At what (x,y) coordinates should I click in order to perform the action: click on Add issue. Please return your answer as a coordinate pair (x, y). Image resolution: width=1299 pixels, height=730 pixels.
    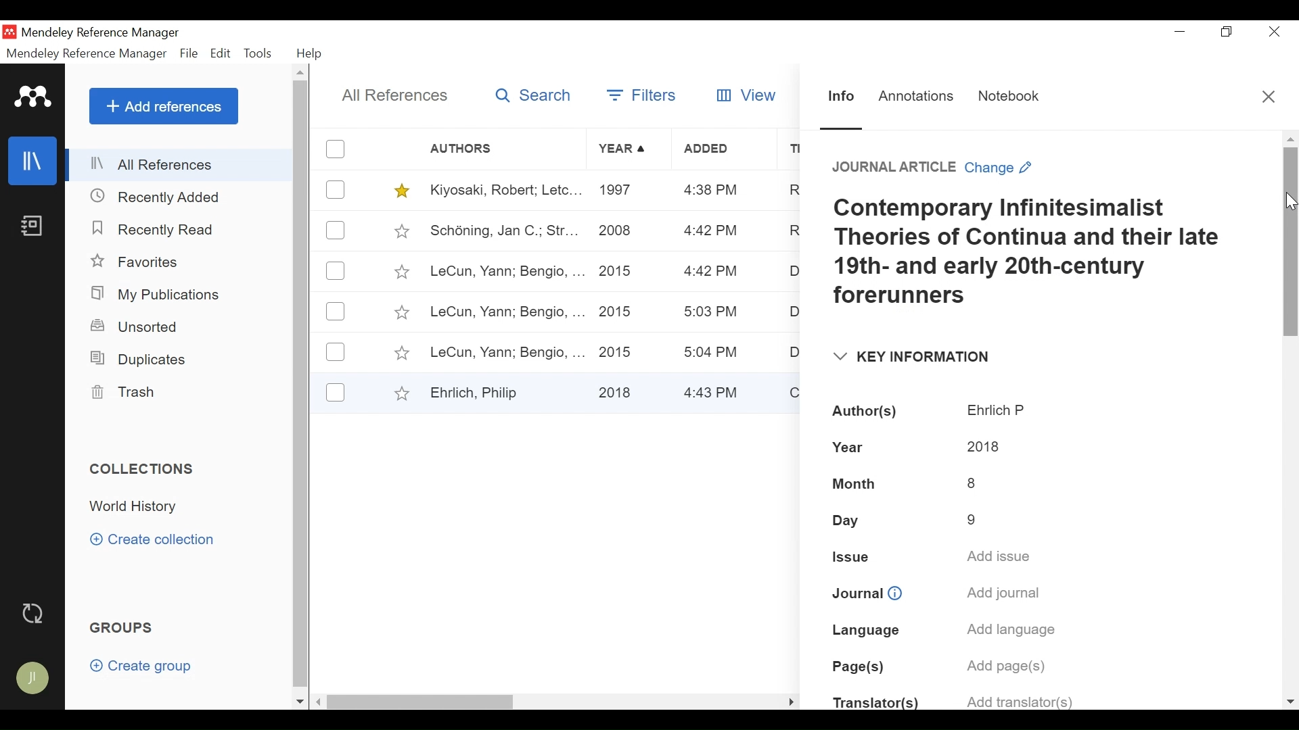
    Looking at the image, I should click on (1001, 557).